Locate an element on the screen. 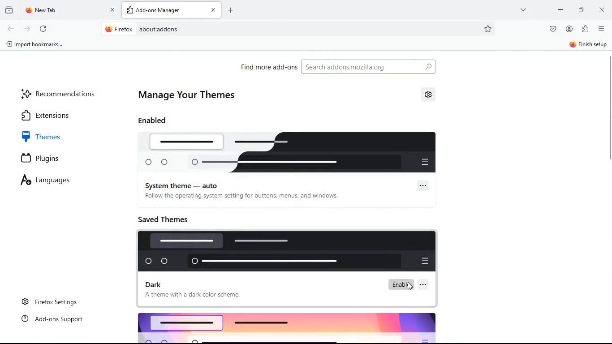 This screenshot has height=344, width=612. more is located at coordinates (524, 10).